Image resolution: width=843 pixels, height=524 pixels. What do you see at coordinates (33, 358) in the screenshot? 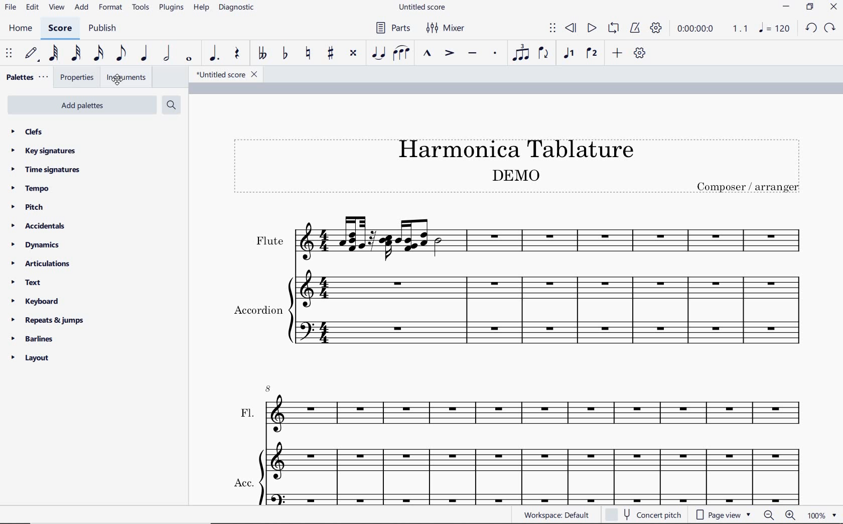
I see `layout` at bounding box center [33, 358].